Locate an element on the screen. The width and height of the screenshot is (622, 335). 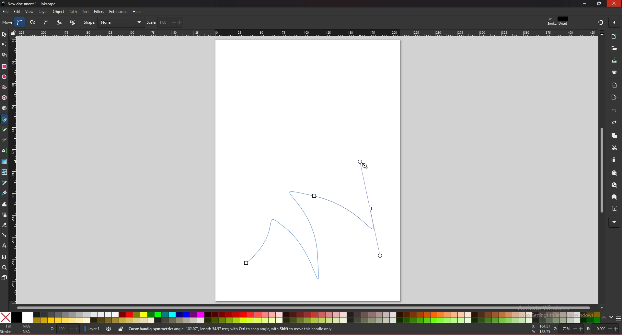
squence of straight line segments is located at coordinates (59, 22).